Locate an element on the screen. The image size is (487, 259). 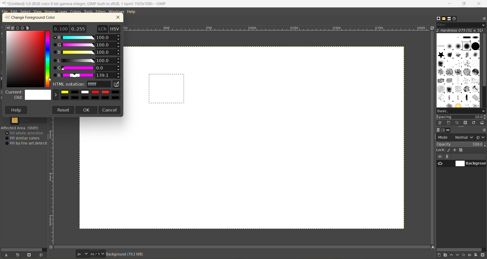
opacity is located at coordinates (461, 144).